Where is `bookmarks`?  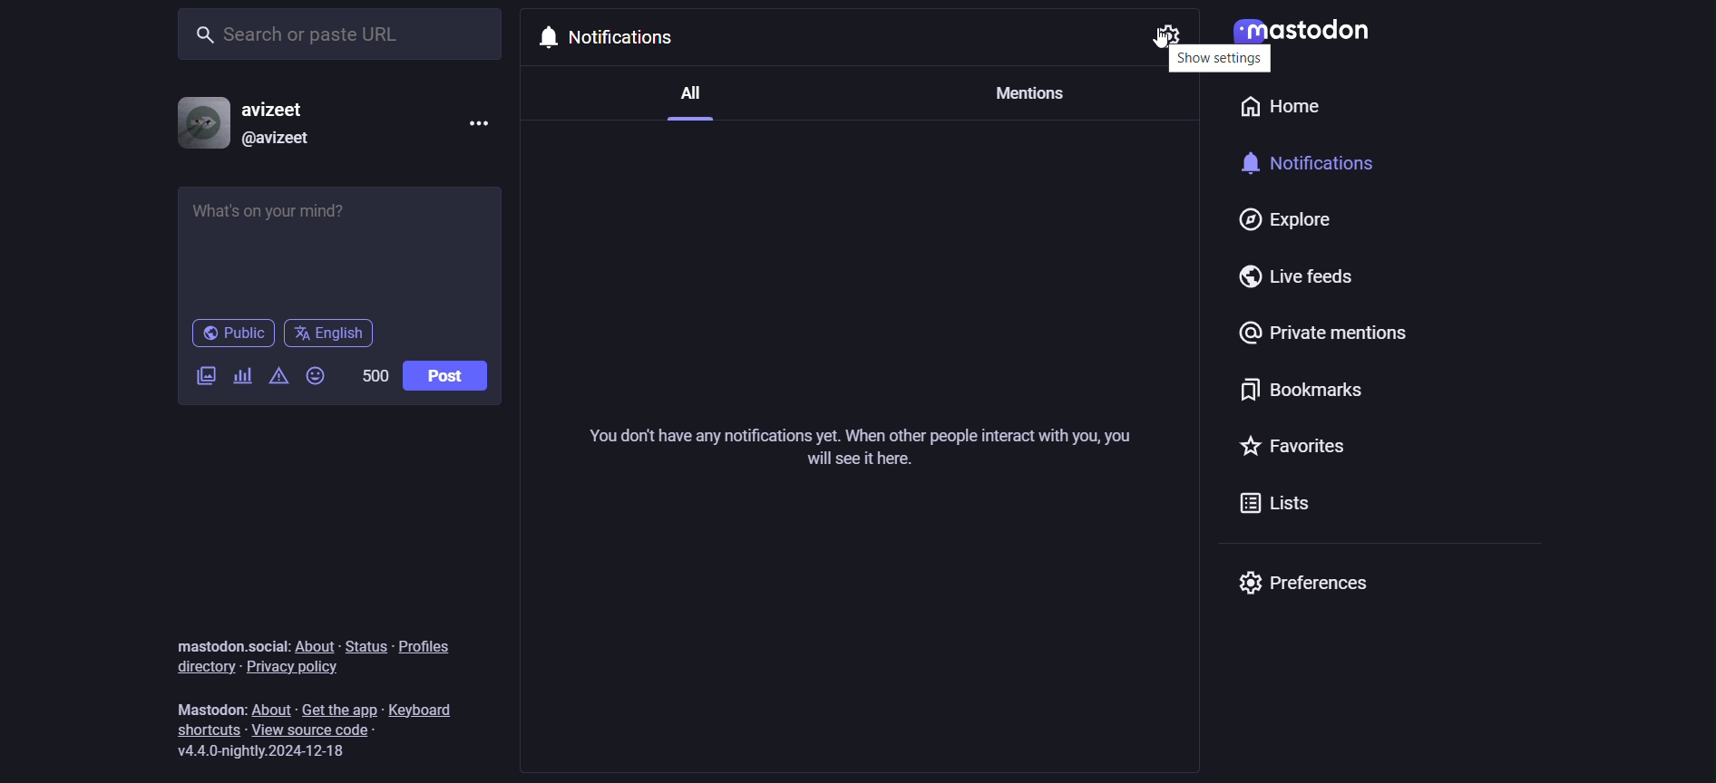 bookmarks is located at coordinates (1296, 395).